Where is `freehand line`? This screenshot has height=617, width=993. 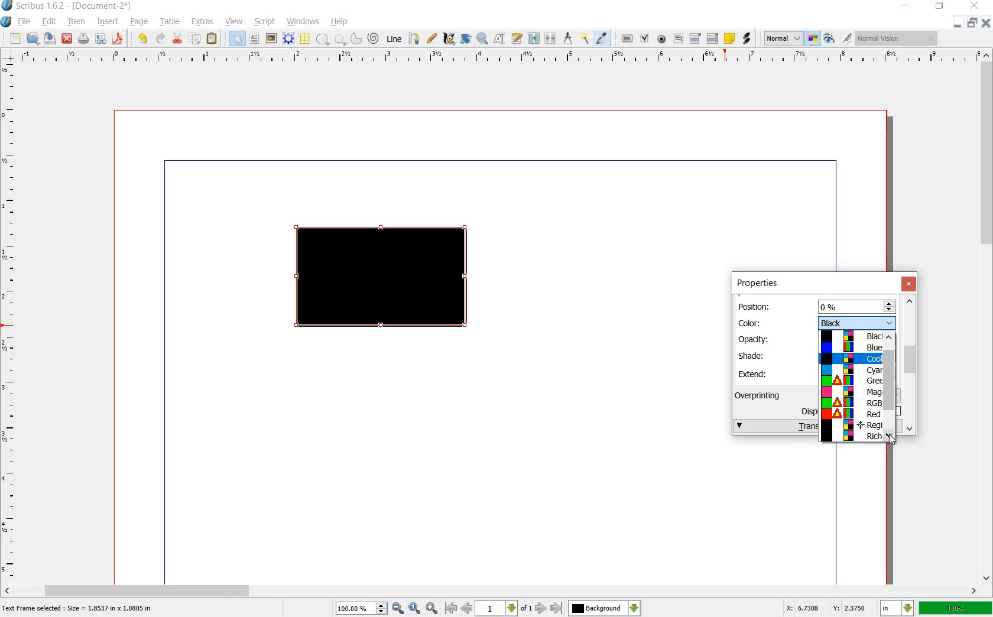
freehand line is located at coordinates (431, 38).